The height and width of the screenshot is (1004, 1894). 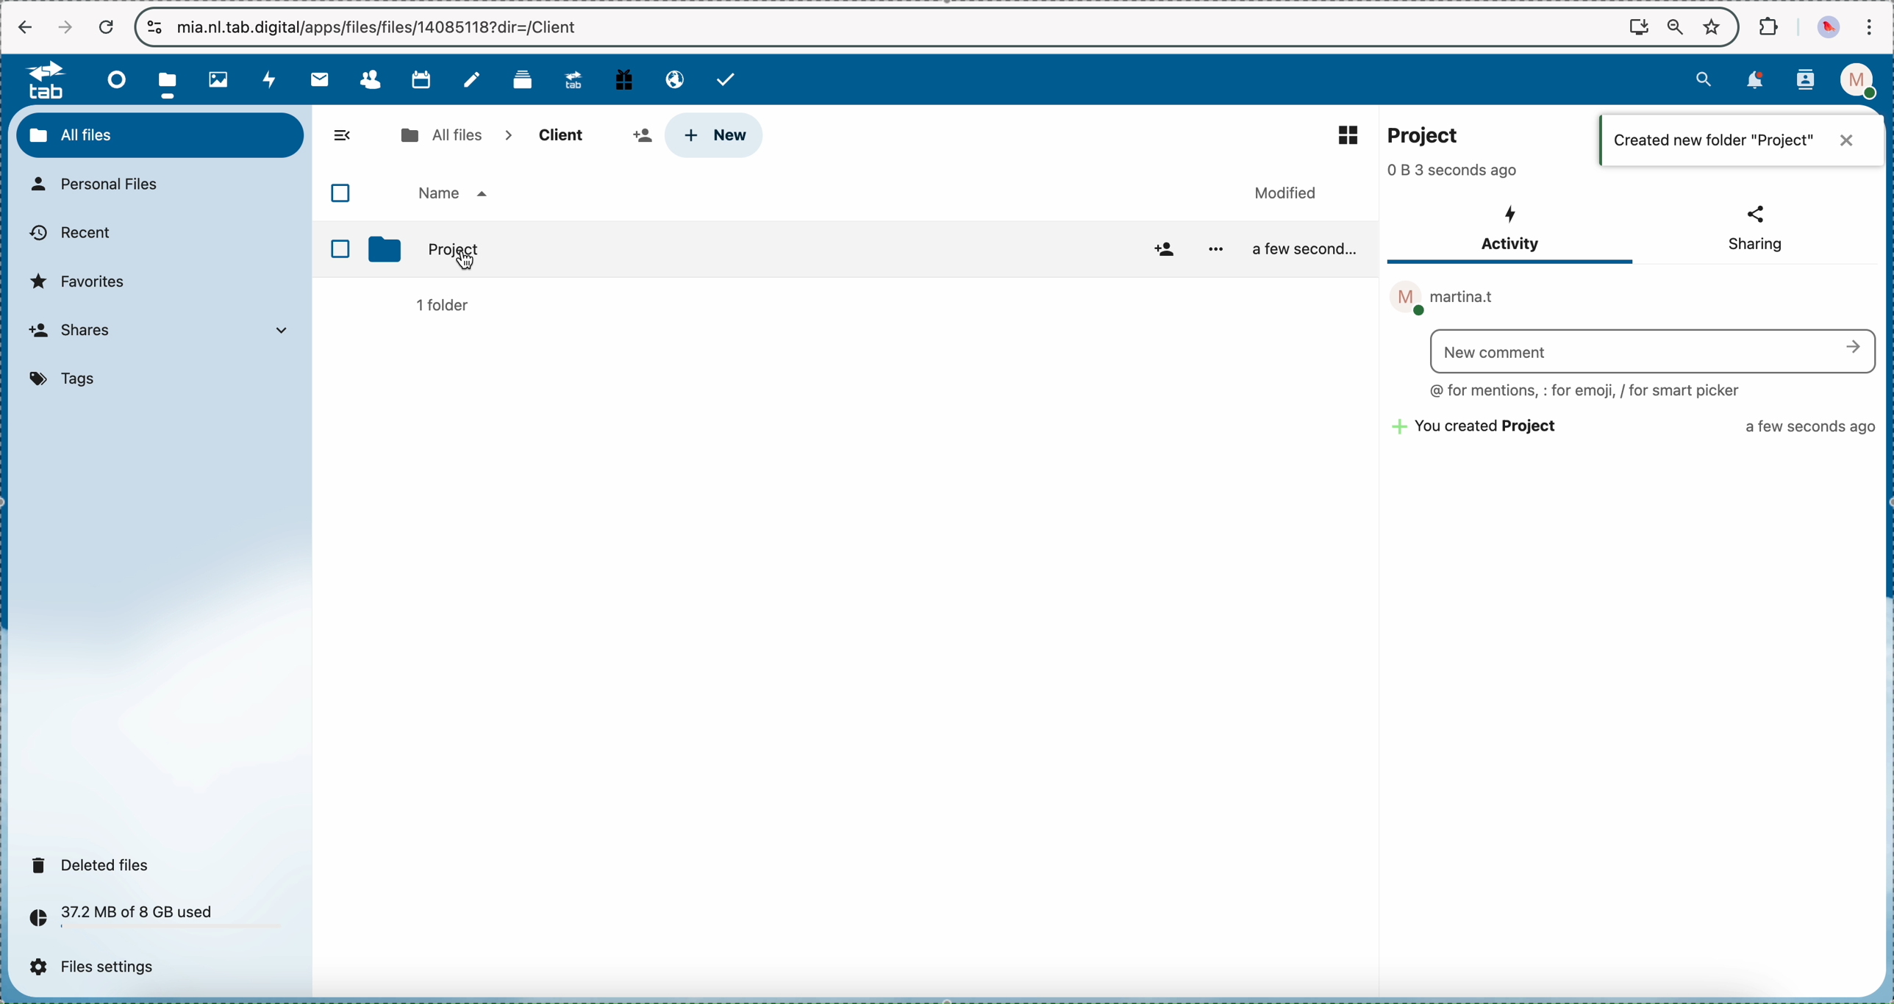 What do you see at coordinates (1810, 426) in the screenshot?
I see `a few seconds ago` at bounding box center [1810, 426].